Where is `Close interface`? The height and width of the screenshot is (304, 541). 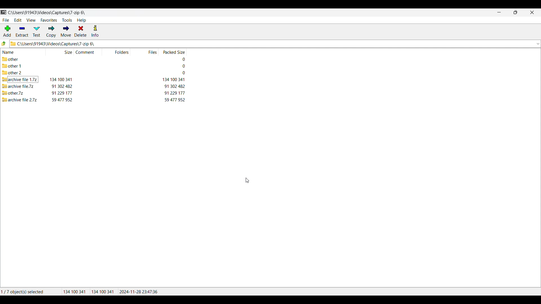 Close interface is located at coordinates (532, 12).